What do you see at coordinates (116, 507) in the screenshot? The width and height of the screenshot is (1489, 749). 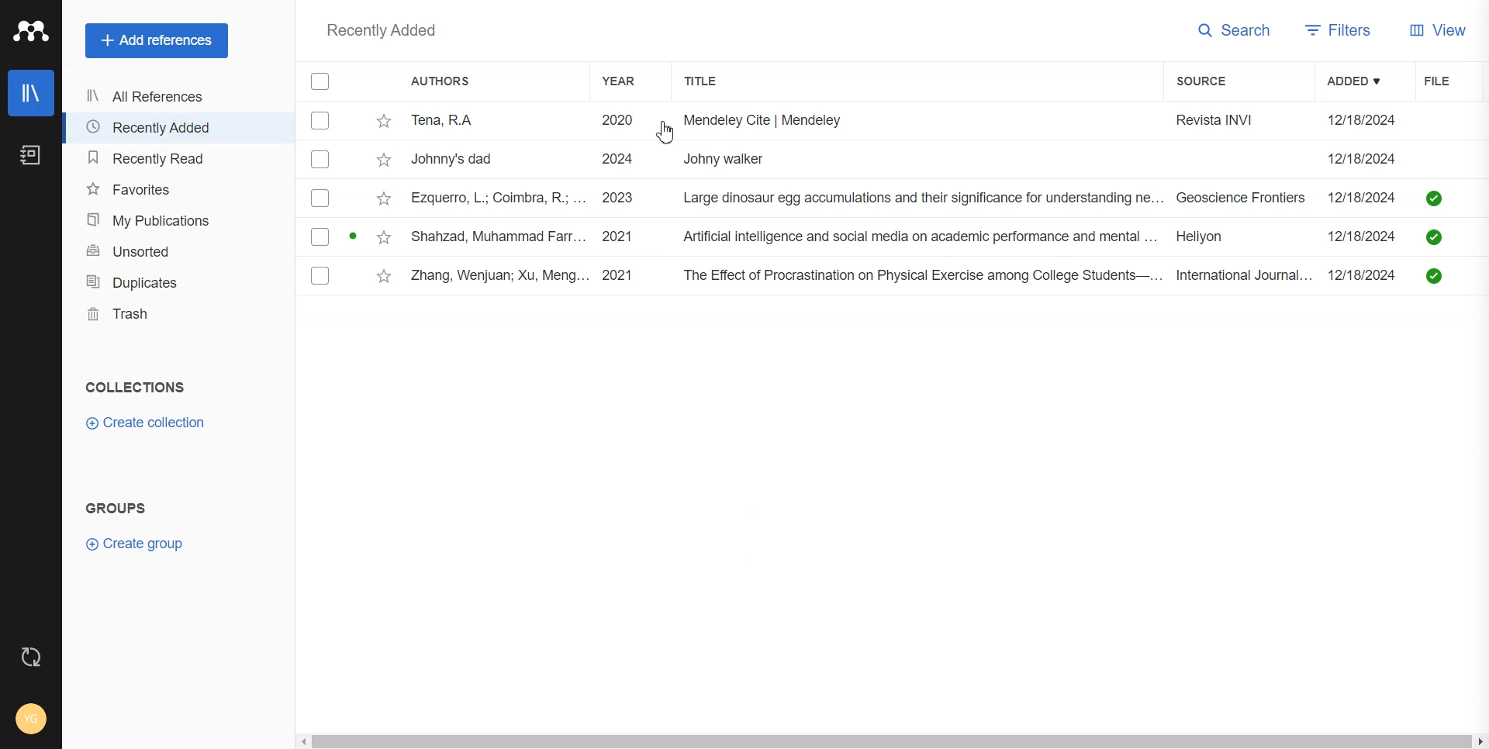 I see `GROUPS` at bounding box center [116, 507].